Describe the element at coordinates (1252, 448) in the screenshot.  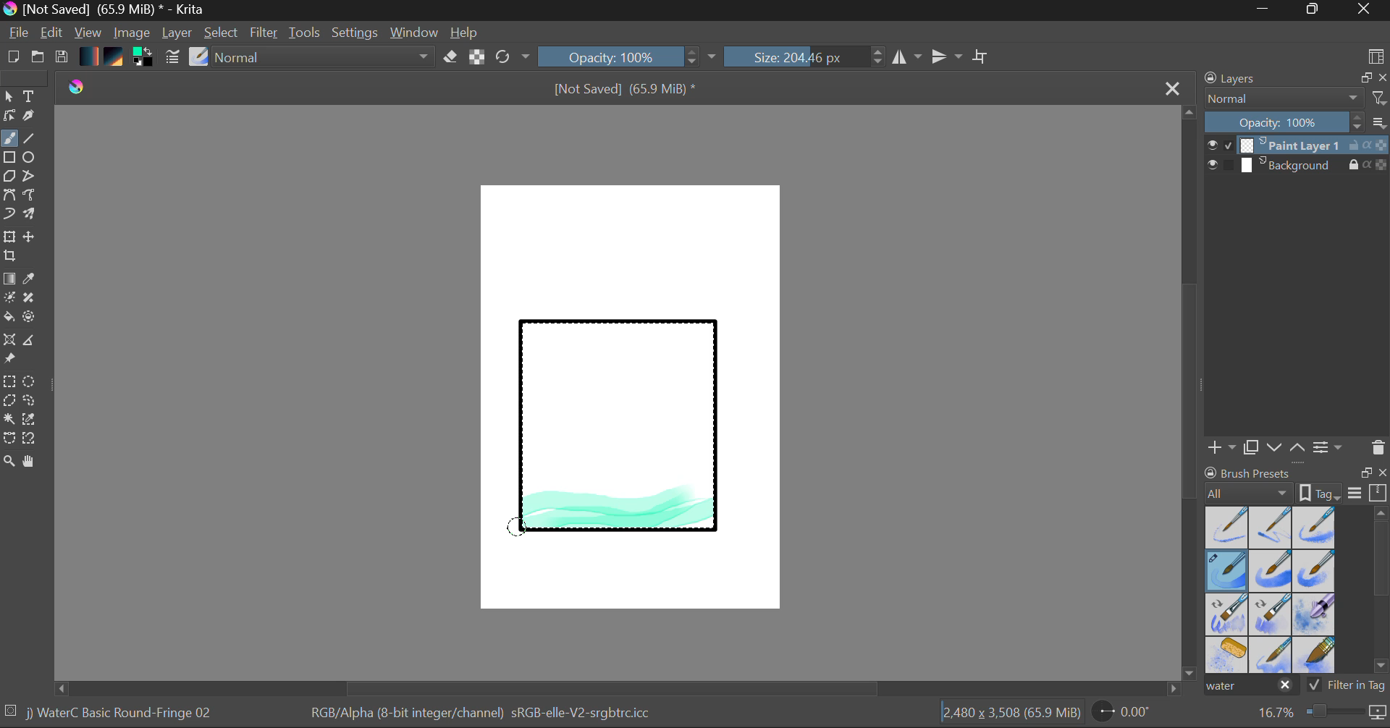
I see `Copy Layer` at that location.